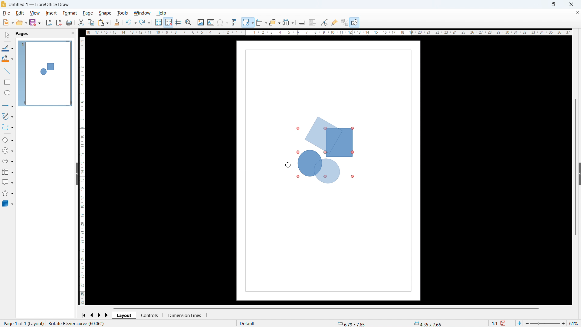 The height and width of the screenshot is (327, 581). I want to click on copy , so click(91, 22).